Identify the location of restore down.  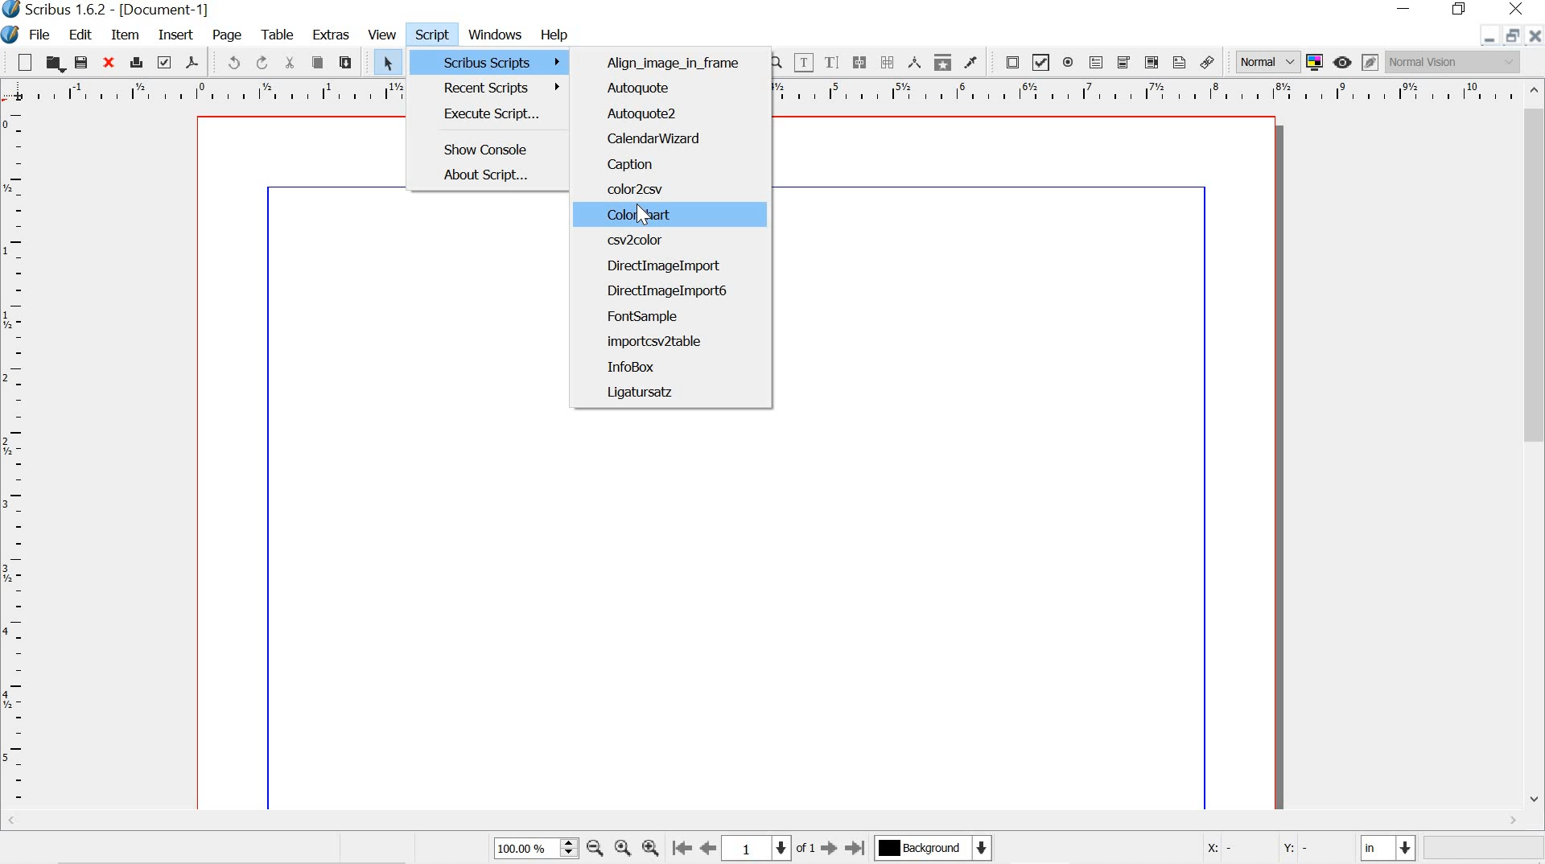
(1461, 10).